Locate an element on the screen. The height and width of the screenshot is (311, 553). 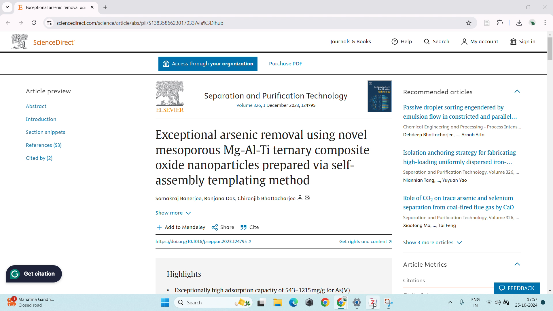
Isolation anchoring strategy for fabricating high-loading uniformly dispersed iron-... is located at coordinates (459, 157).